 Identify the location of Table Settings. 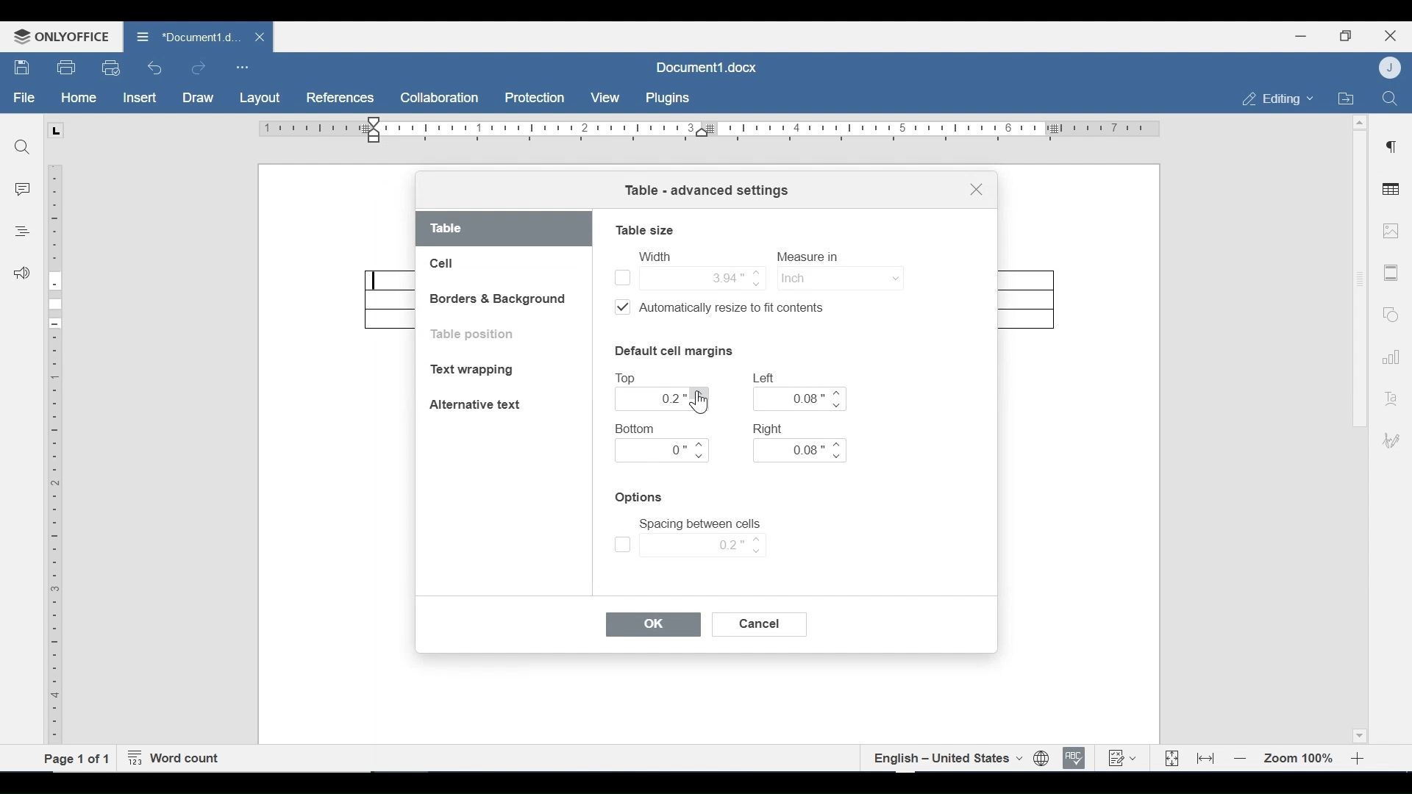
(1391, 190).